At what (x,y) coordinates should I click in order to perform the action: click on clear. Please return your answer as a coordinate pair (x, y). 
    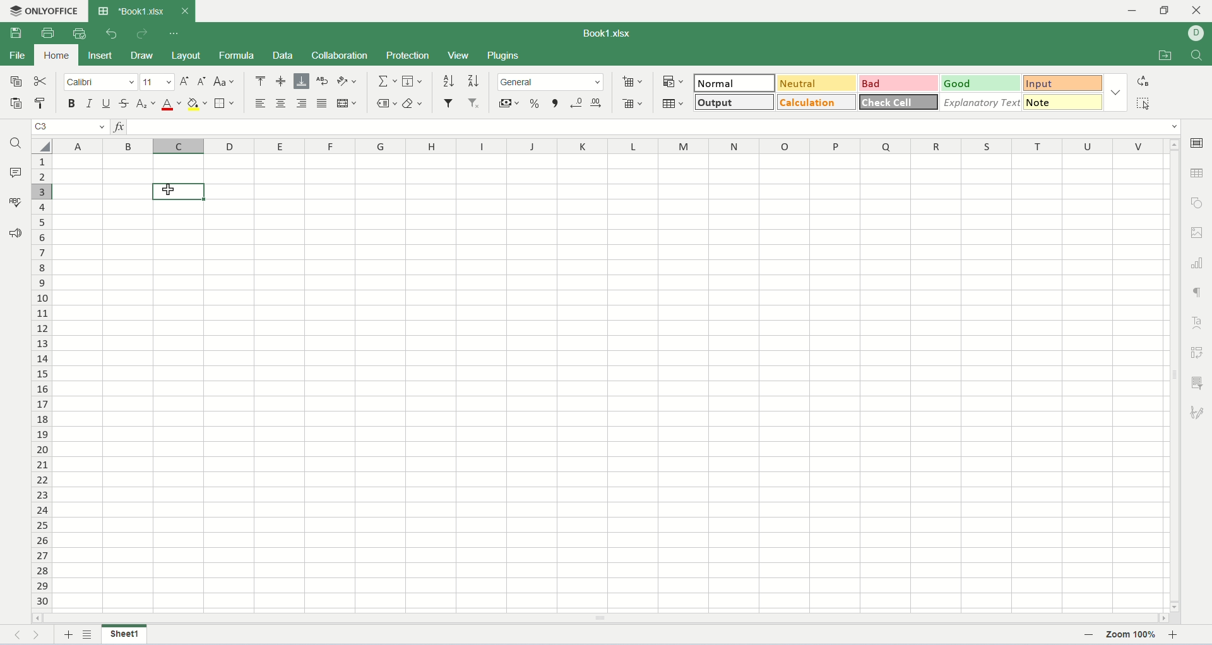
    Looking at the image, I should click on (412, 105).